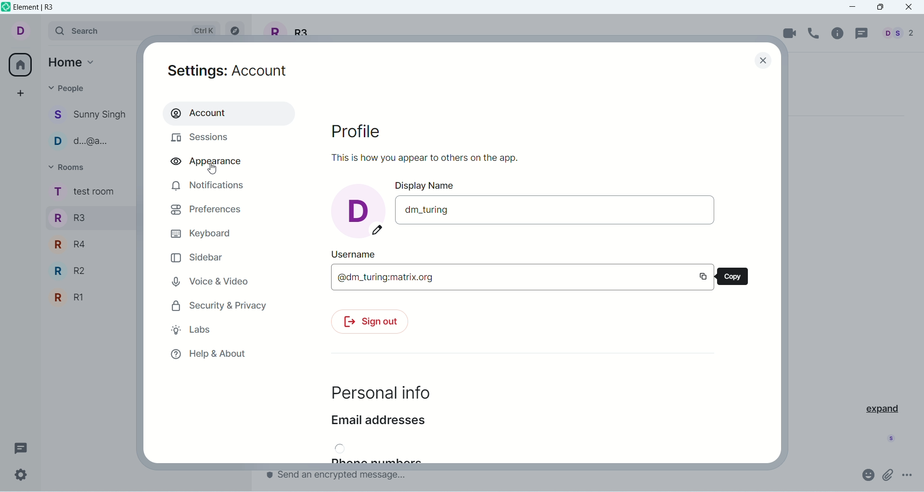  I want to click on threads, so click(21, 446).